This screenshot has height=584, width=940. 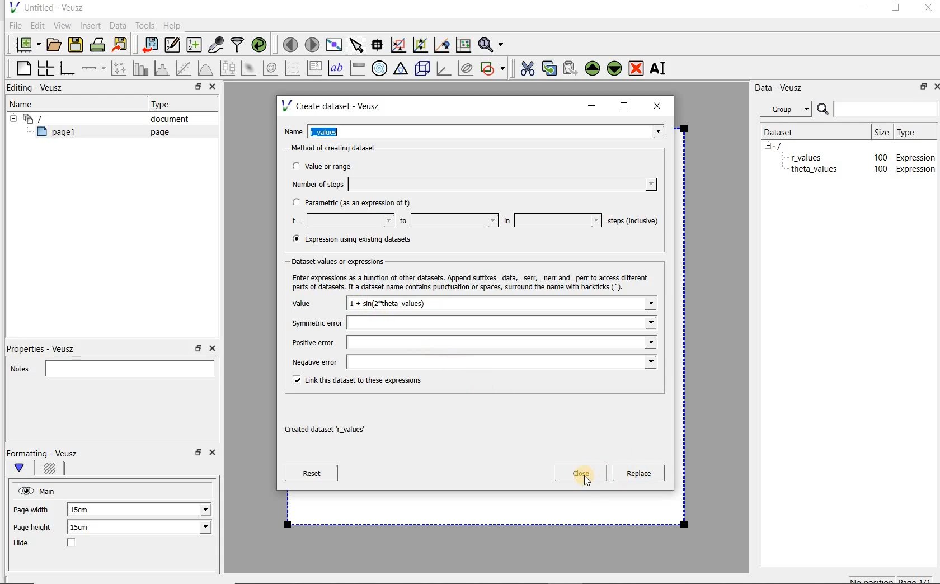 I want to click on Close, so click(x=934, y=86).